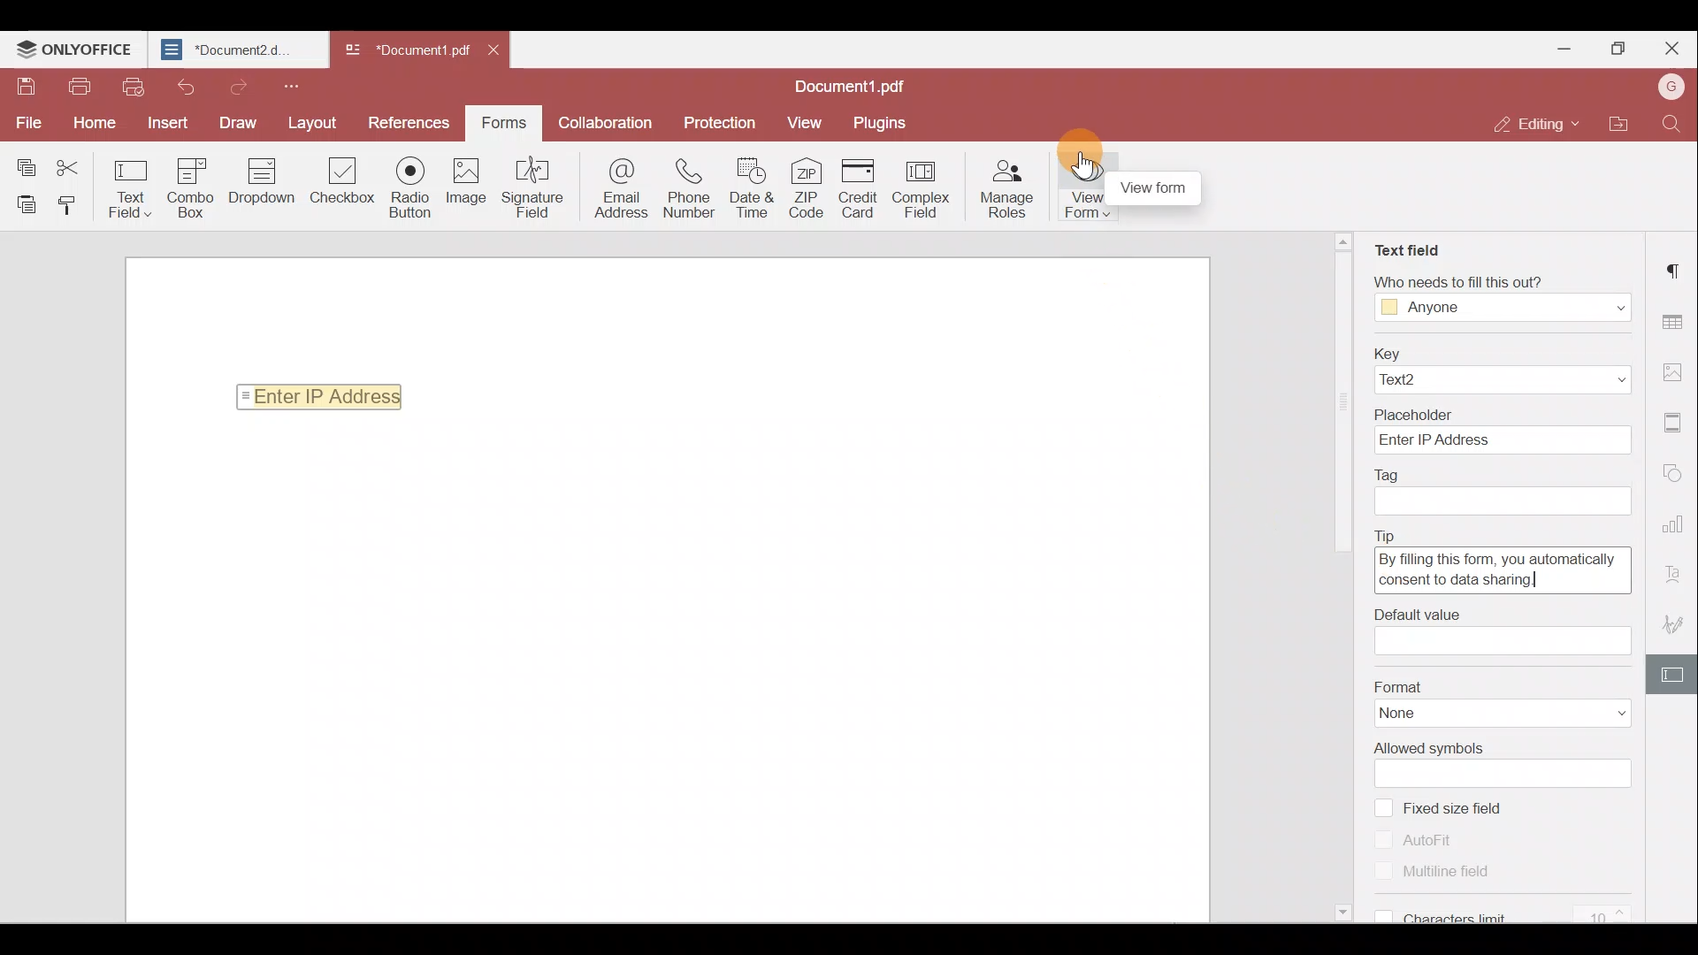  I want to click on checkbox, so click(1380, 913).